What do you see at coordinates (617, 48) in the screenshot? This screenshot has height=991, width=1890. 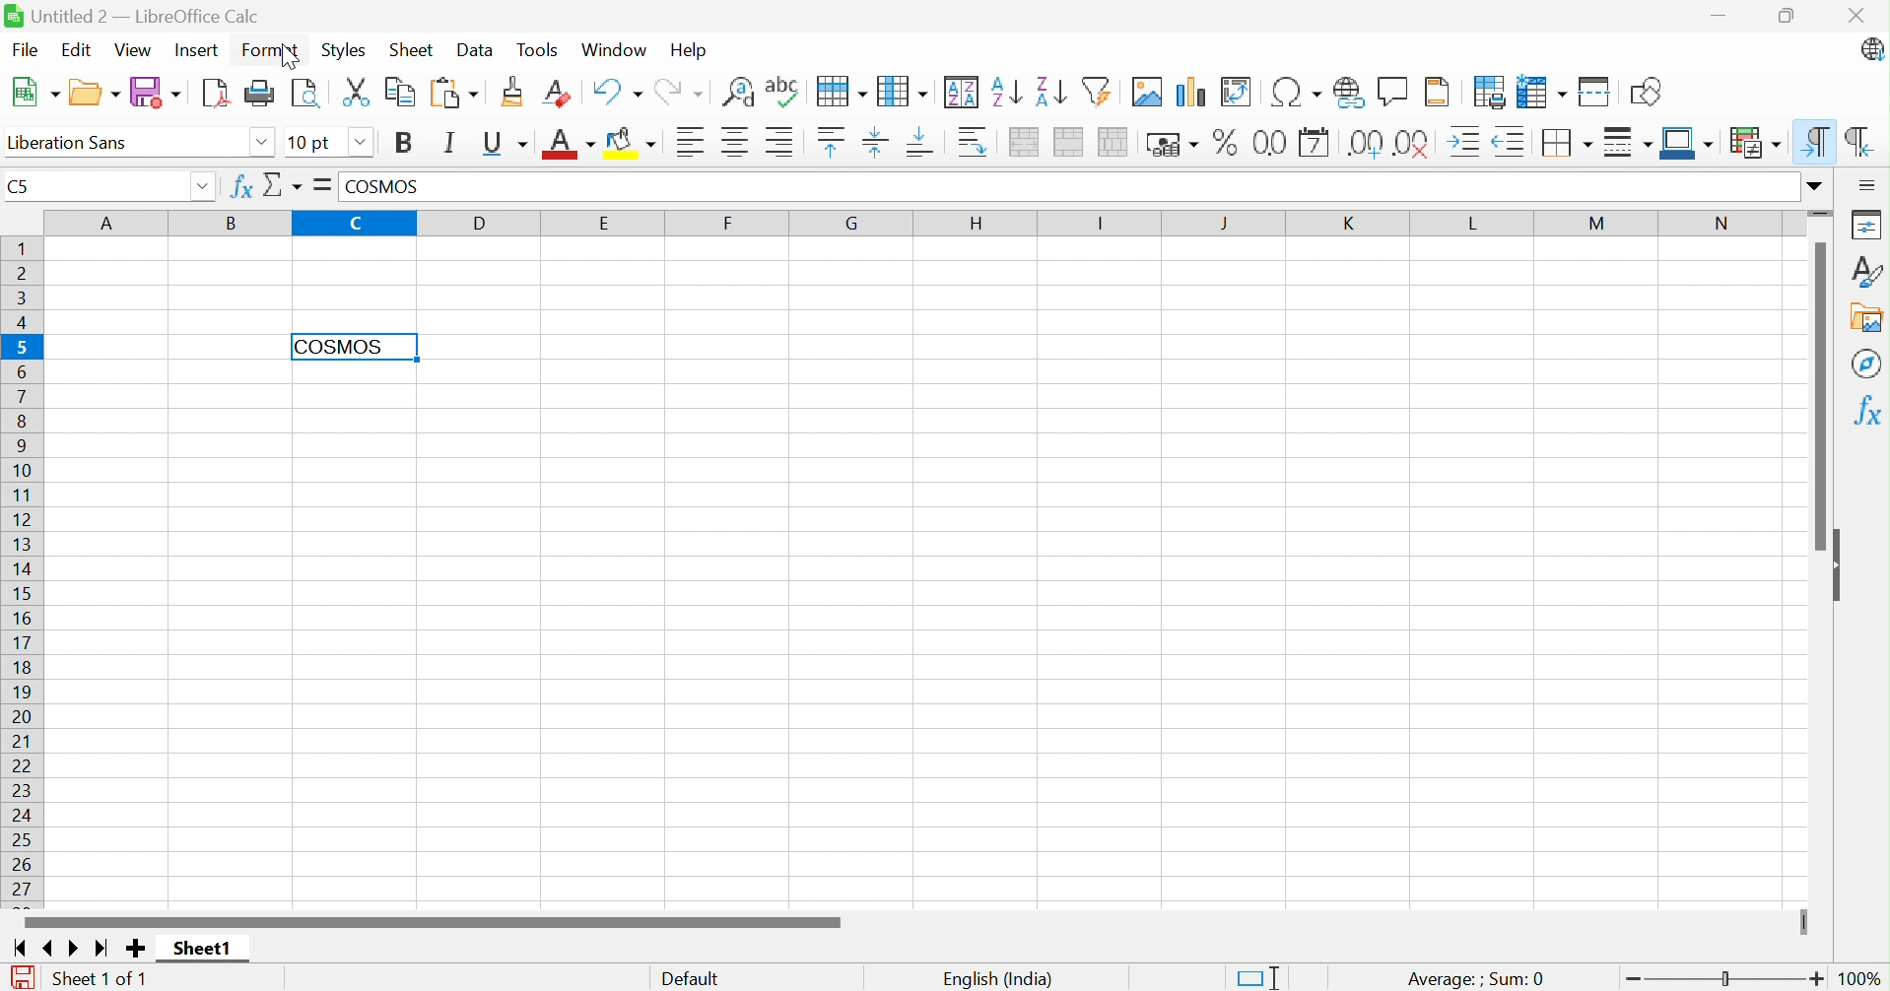 I see `Window` at bounding box center [617, 48].